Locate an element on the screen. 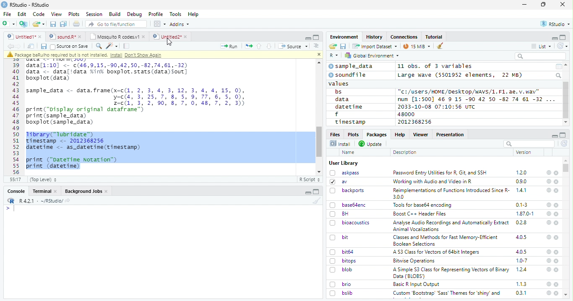 The height and width of the screenshot is (301, 573). open an existing file is located at coordinates (38, 24).